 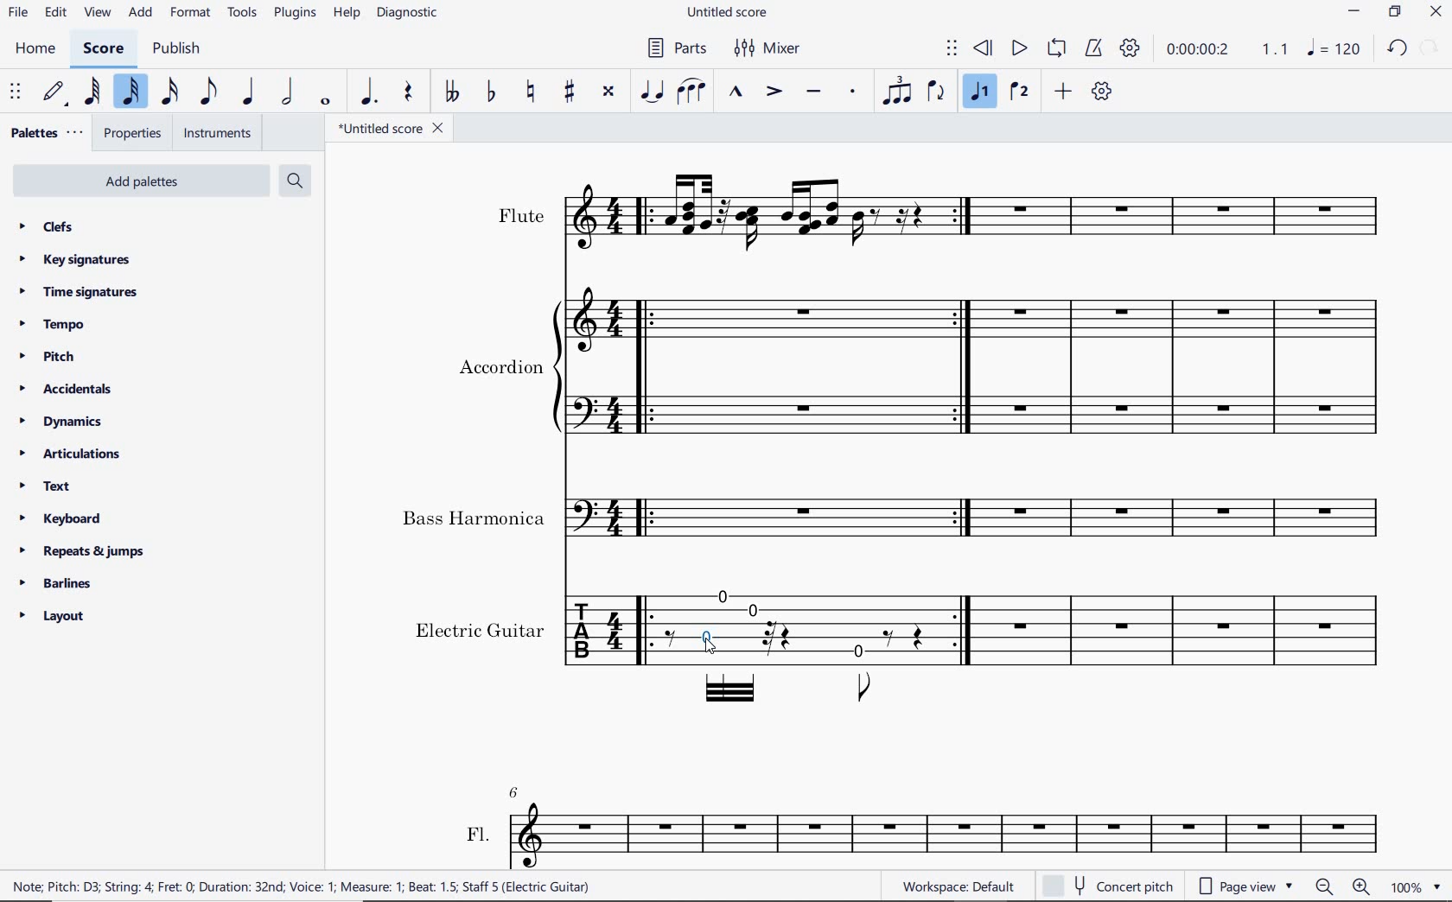 I want to click on diagnostic, so click(x=406, y=16).